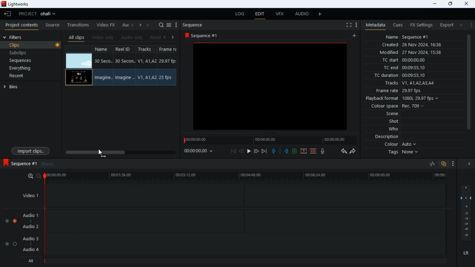 Image resolution: width=475 pixels, height=267 pixels. What do you see at coordinates (166, 37) in the screenshot?
I see `left` at bounding box center [166, 37].